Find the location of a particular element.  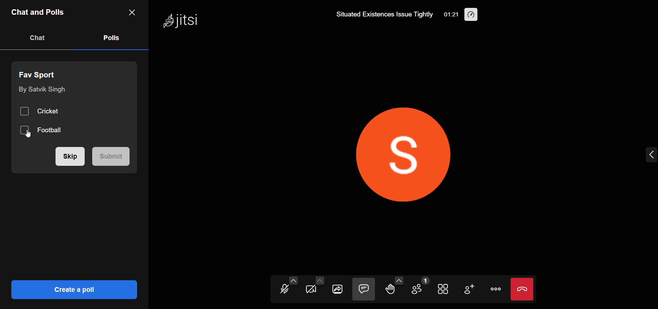

fav sport is located at coordinates (40, 74).